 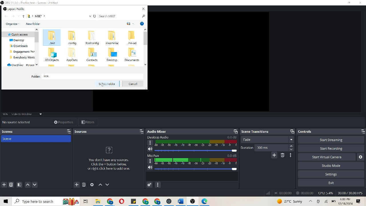 I want to click on select folder, so click(x=106, y=84).